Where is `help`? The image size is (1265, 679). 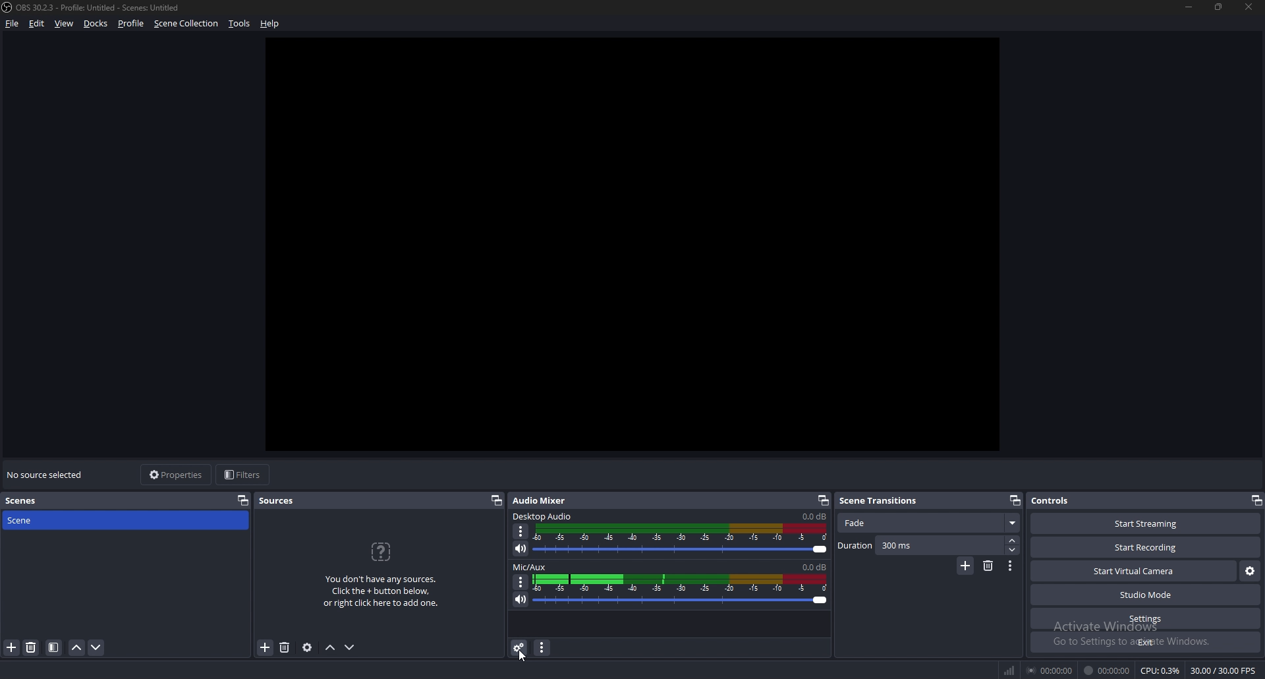
help is located at coordinates (272, 22).